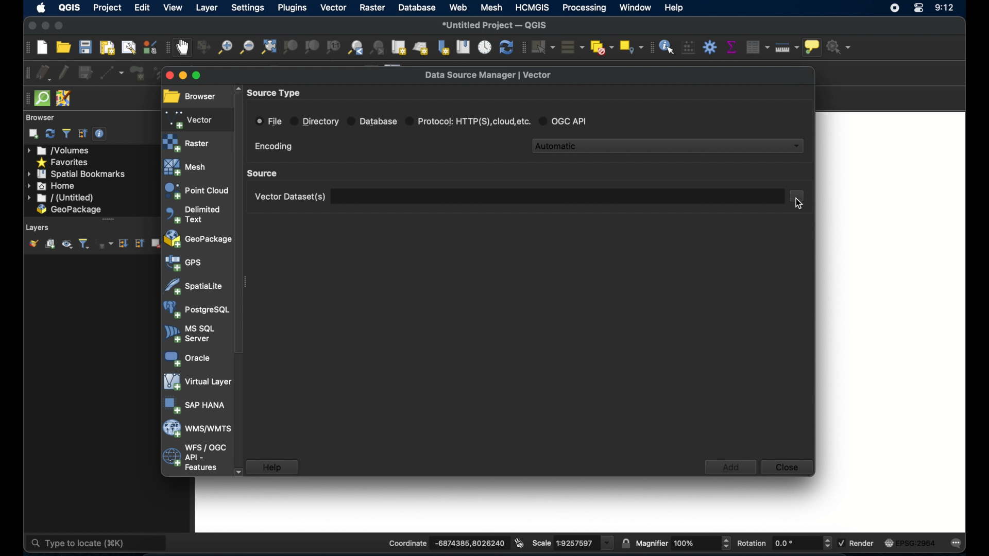  Describe the element at coordinates (186, 358) in the screenshot. I see `oracle` at that location.